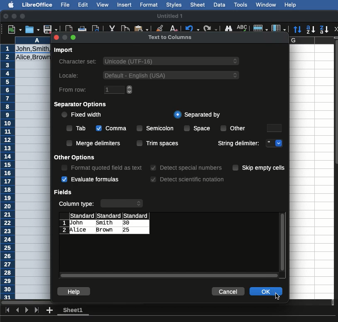 This screenshot has height=322, width=338. I want to click on Locale, so click(148, 75).